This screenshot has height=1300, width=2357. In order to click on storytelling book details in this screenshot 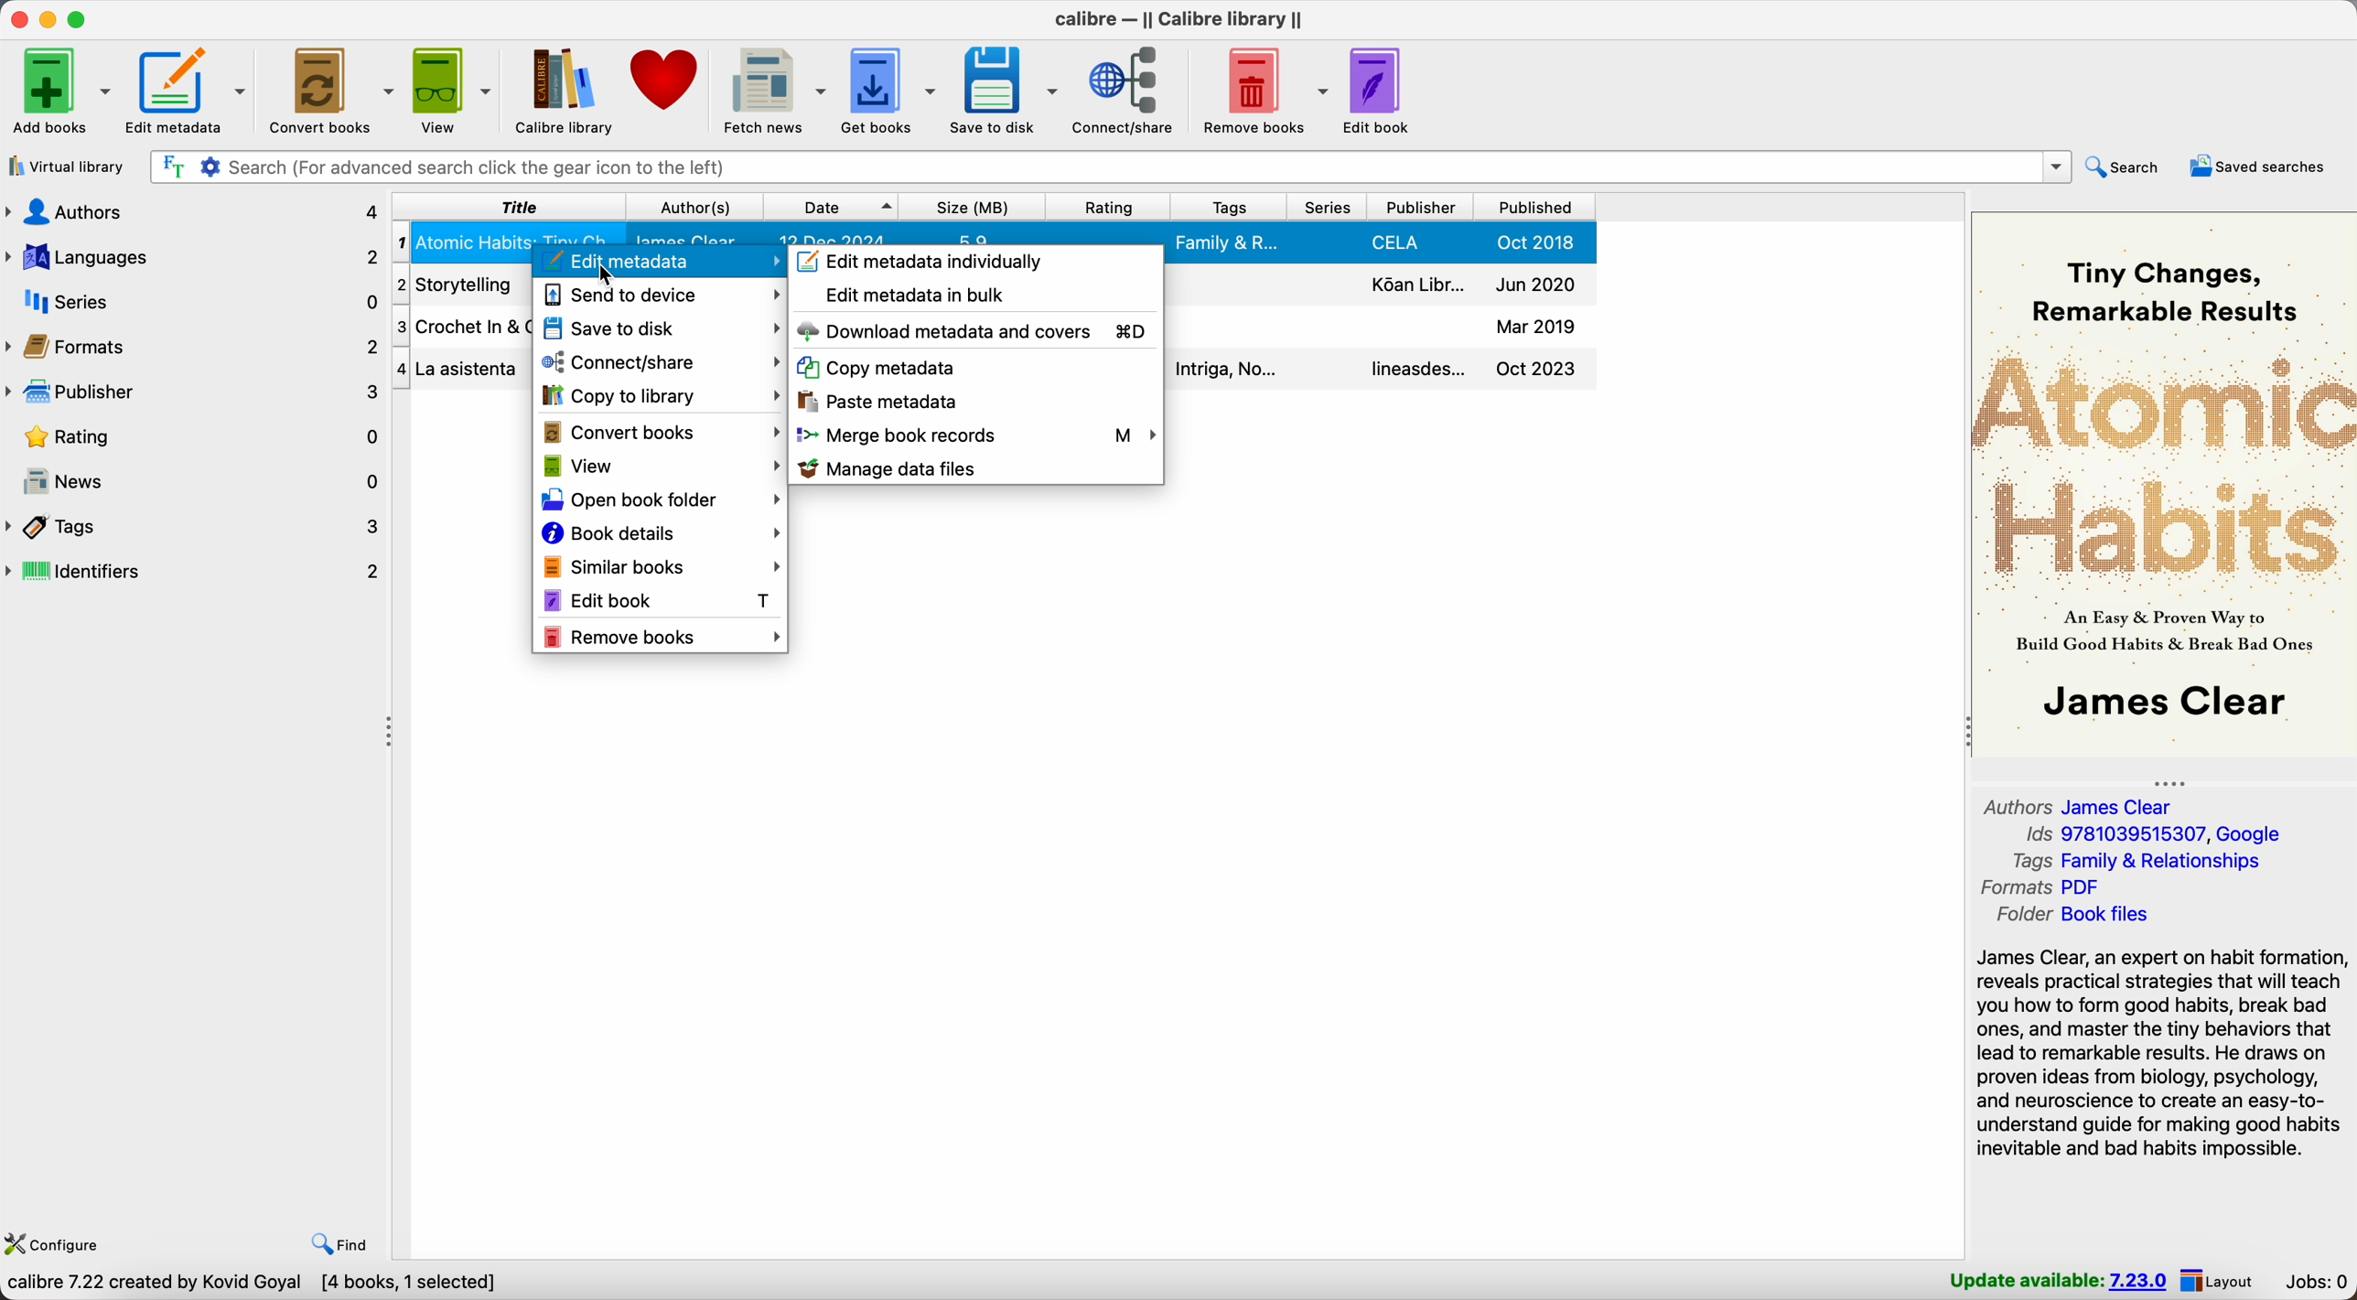, I will do `click(461, 285)`.